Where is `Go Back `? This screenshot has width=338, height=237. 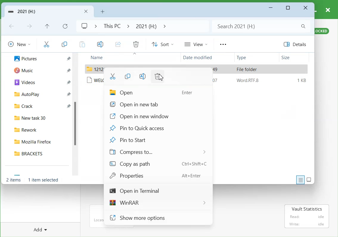
Go Back  is located at coordinates (12, 26).